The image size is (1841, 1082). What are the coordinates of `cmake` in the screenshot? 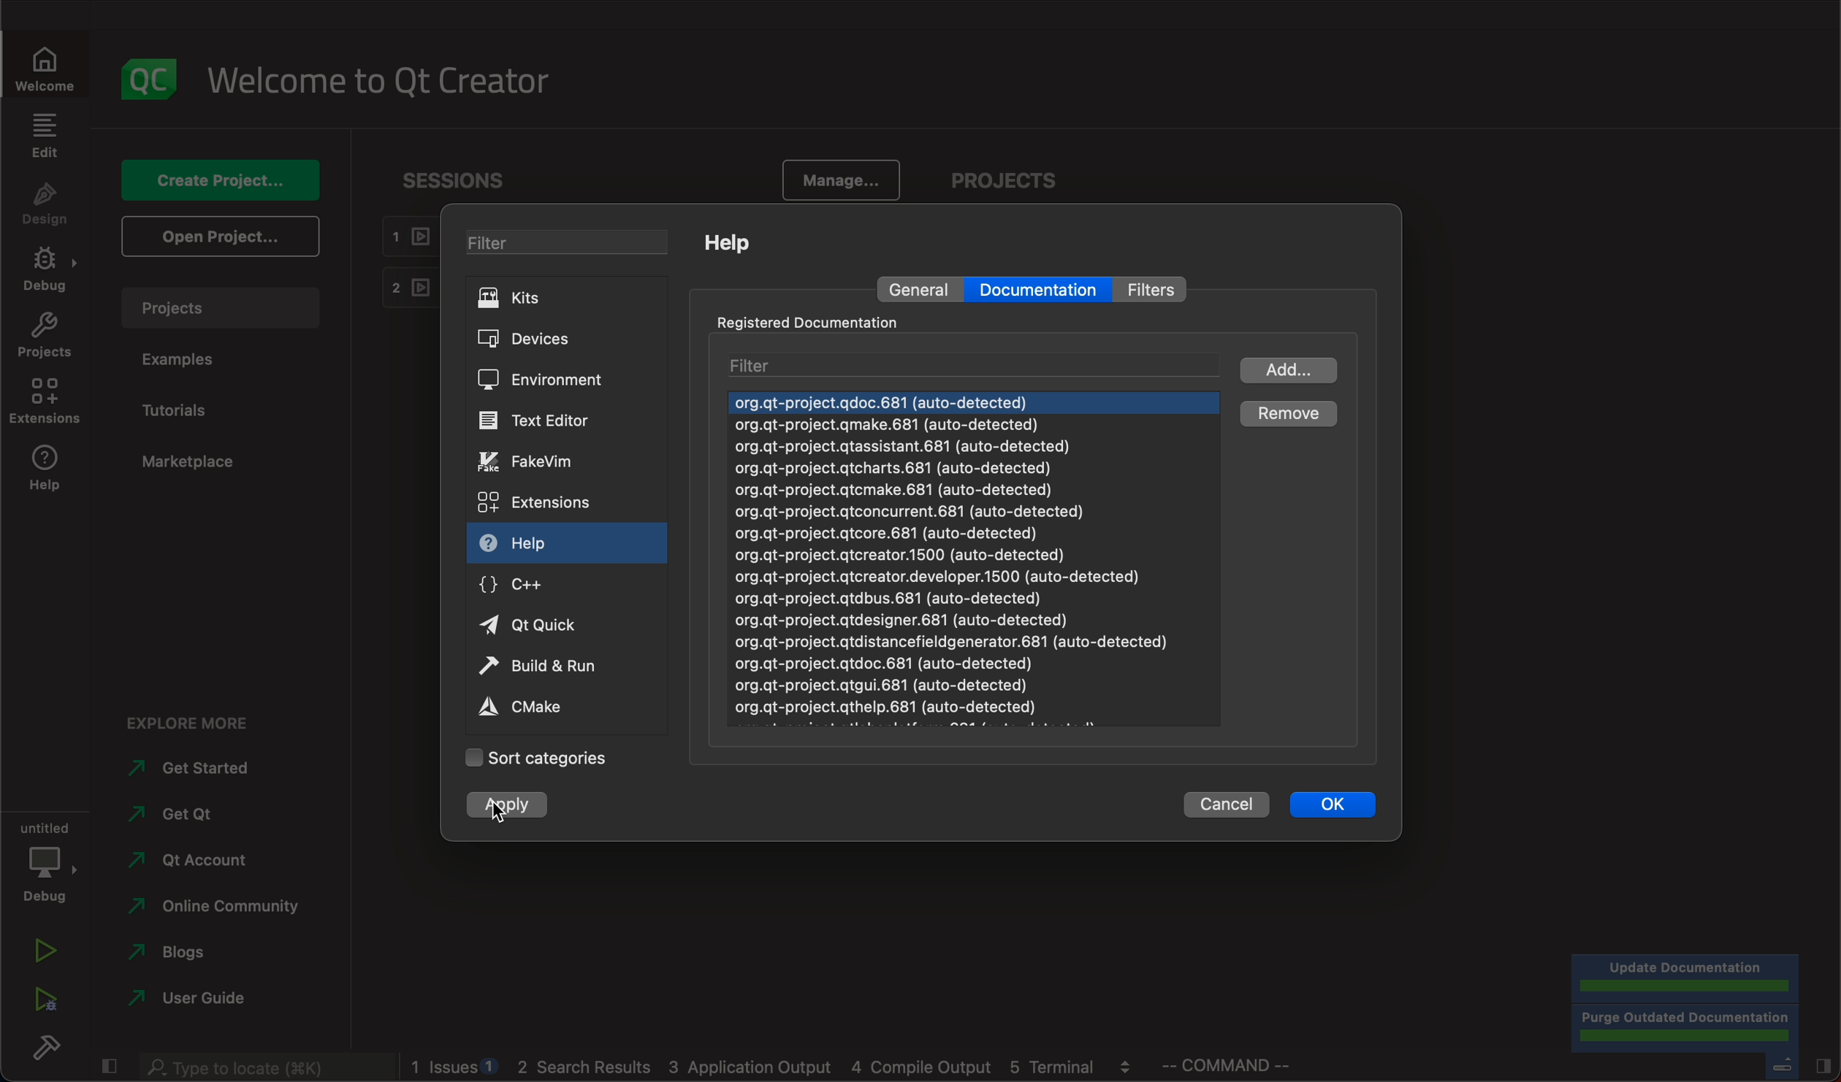 It's located at (538, 707).